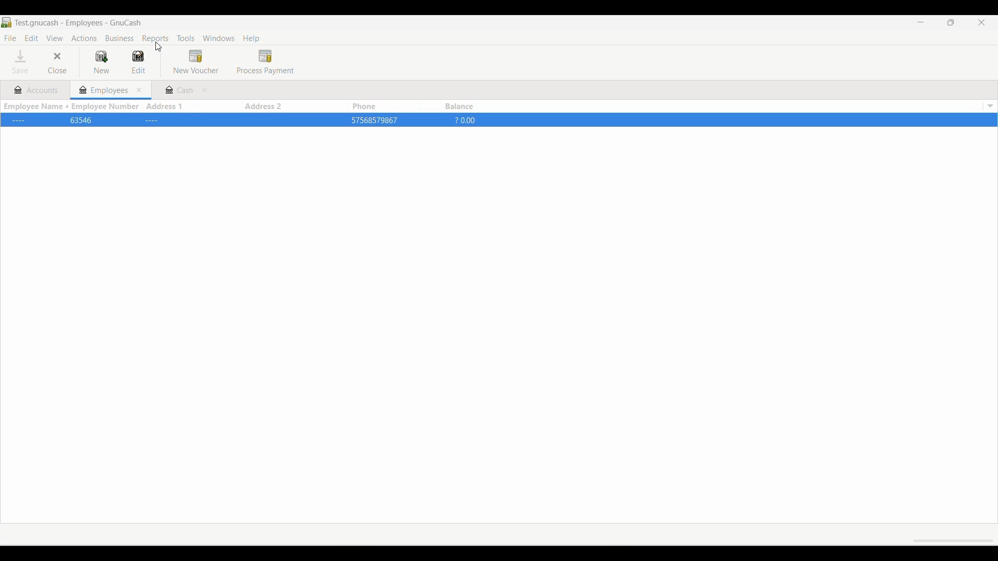 This screenshot has height=561, width=998. Describe the element at coordinates (35, 106) in the screenshot. I see `Sort employee name` at that location.